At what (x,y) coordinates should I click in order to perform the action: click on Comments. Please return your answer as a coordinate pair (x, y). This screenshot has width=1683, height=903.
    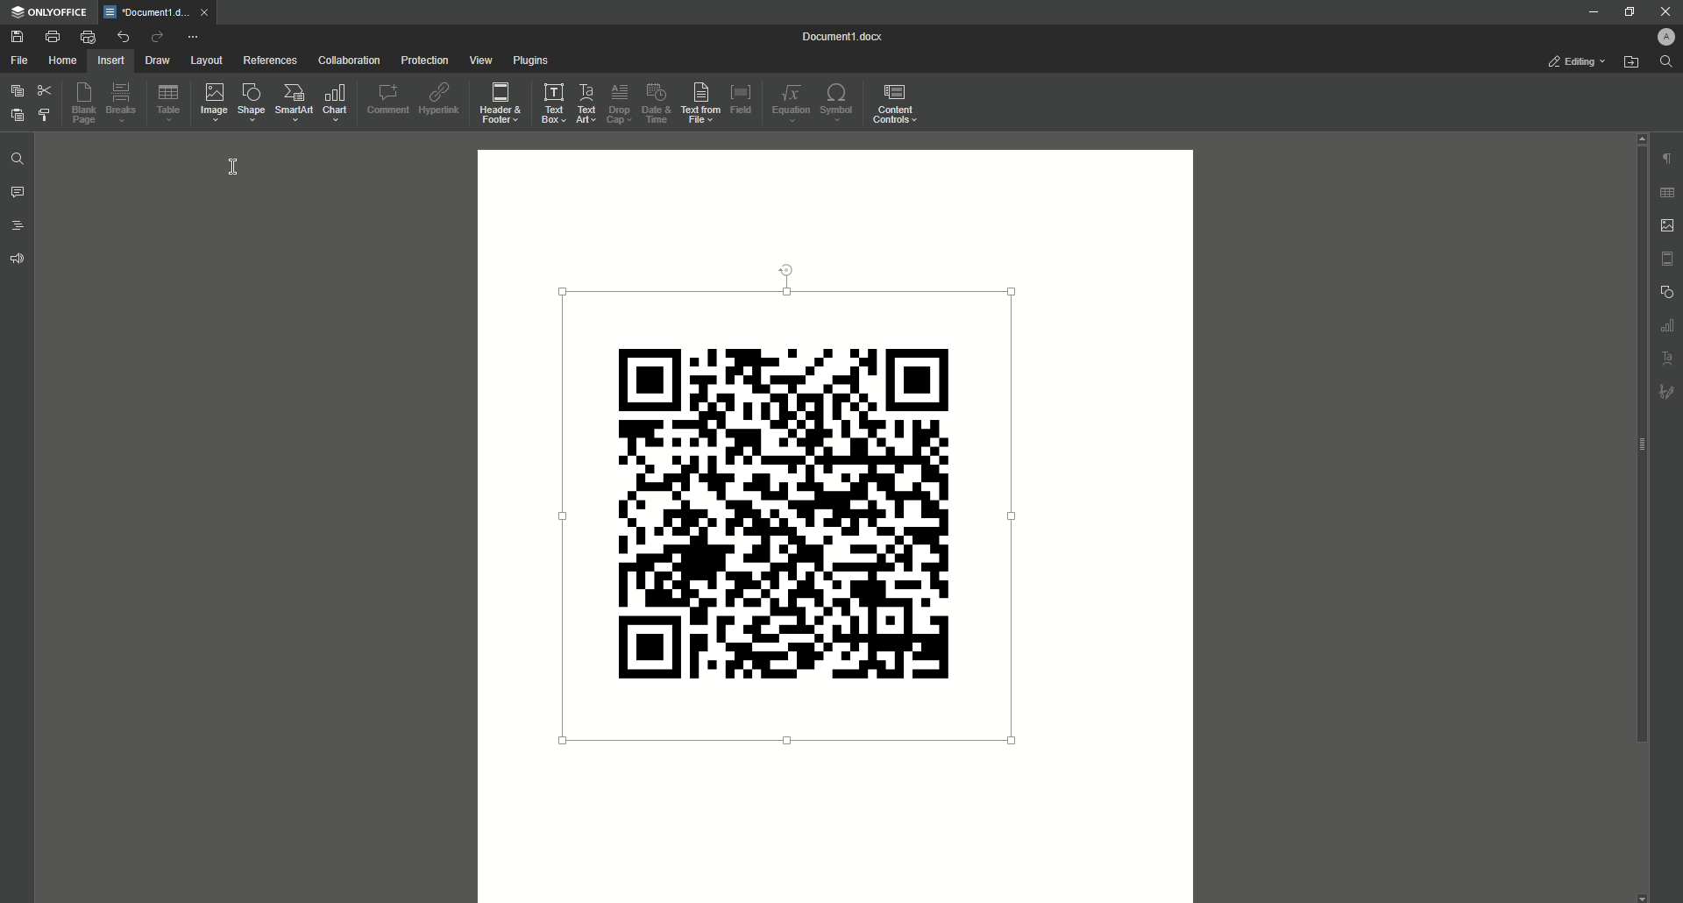
    Looking at the image, I should click on (19, 192).